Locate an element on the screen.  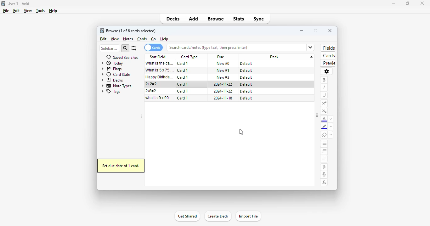
today is located at coordinates (113, 63).